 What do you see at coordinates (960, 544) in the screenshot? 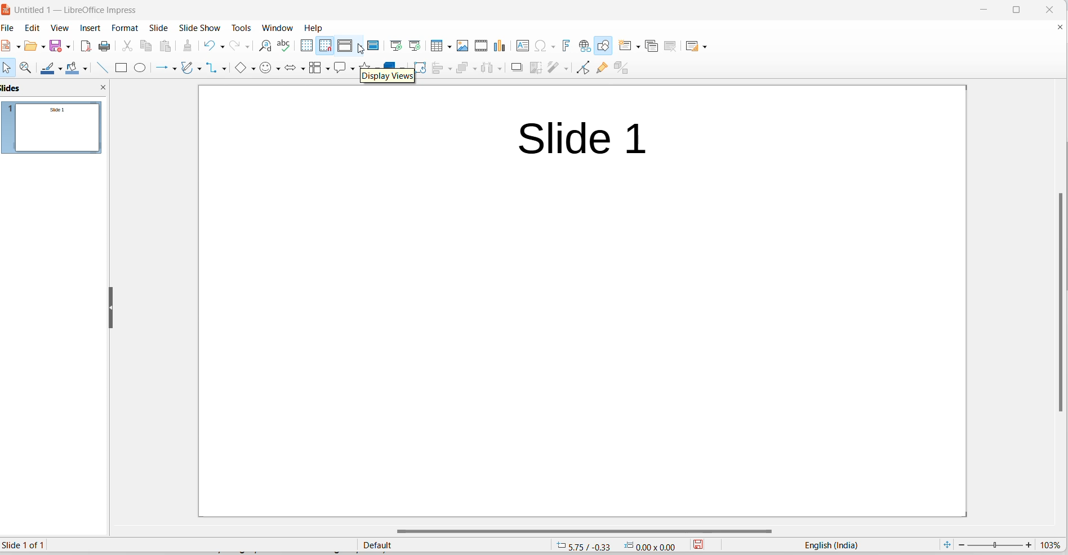
I see `decrease zoom` at bounding box center [960, 544].